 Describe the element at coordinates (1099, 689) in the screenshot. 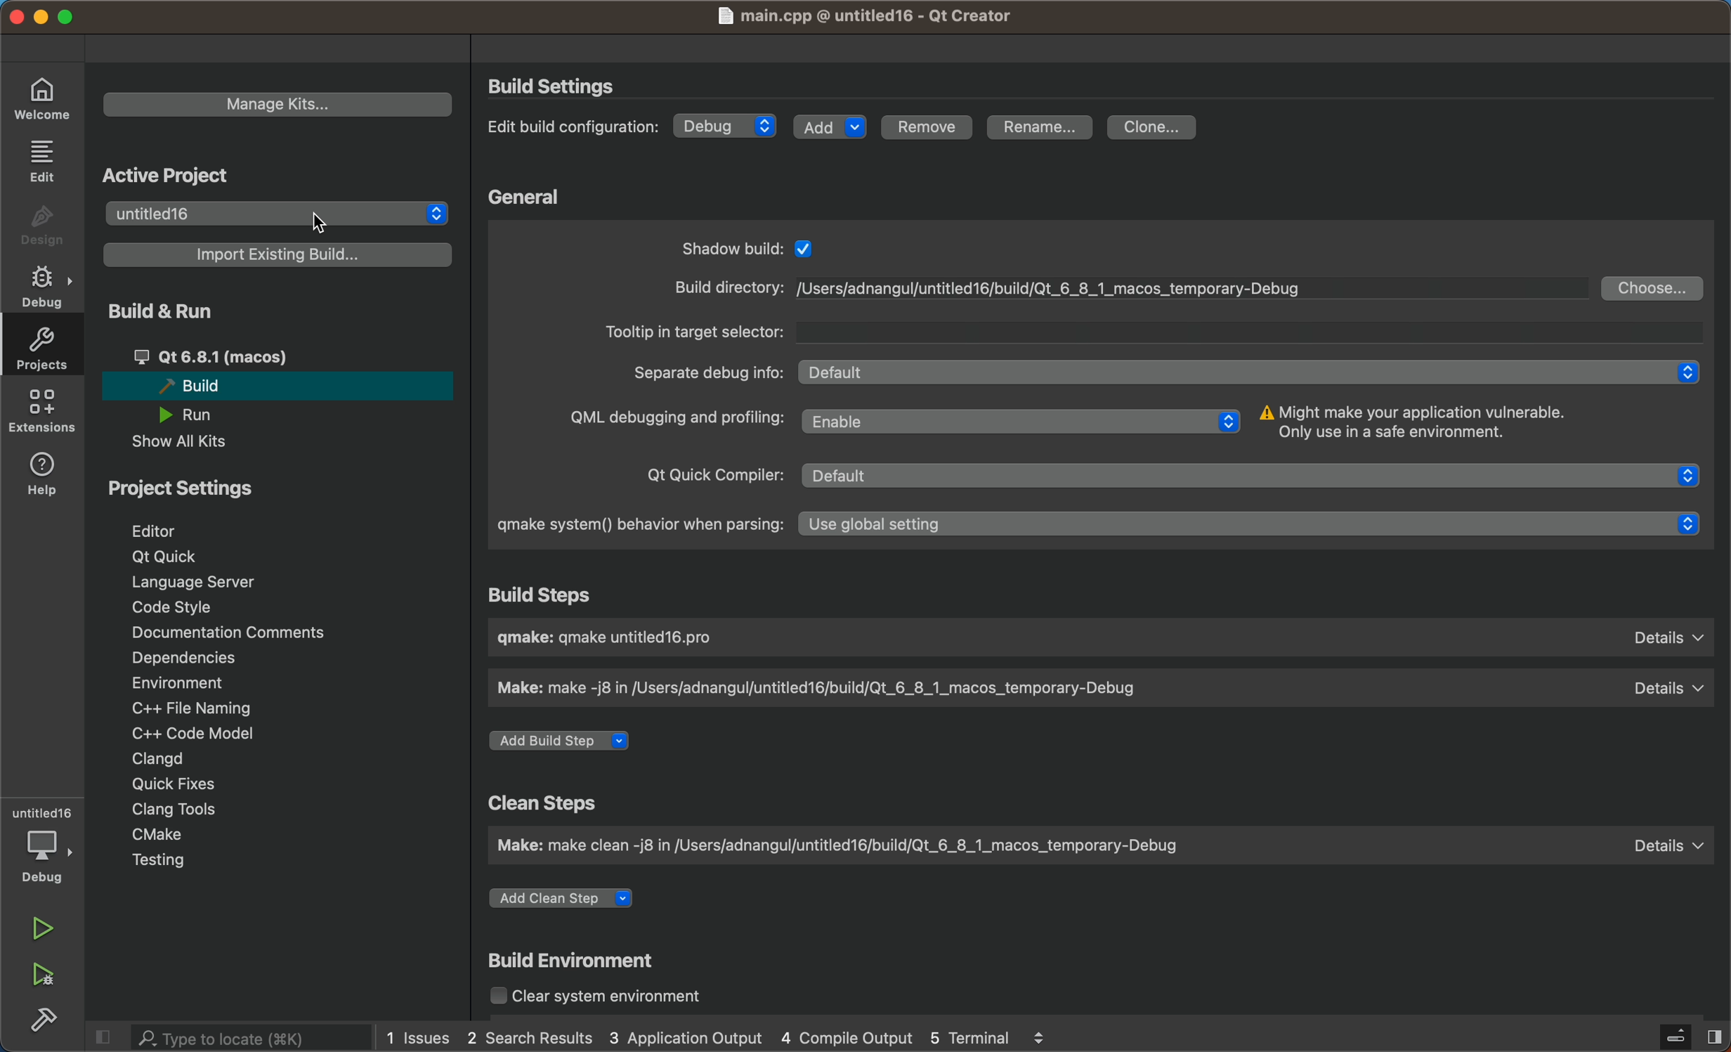

I see `` at that location.